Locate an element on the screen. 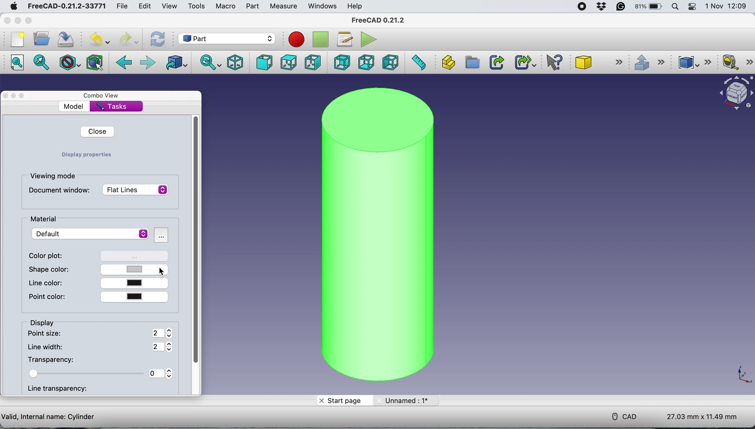 This screenshot has height=429, width=755. vertical scroll bar is located at coordinates (197, 240).